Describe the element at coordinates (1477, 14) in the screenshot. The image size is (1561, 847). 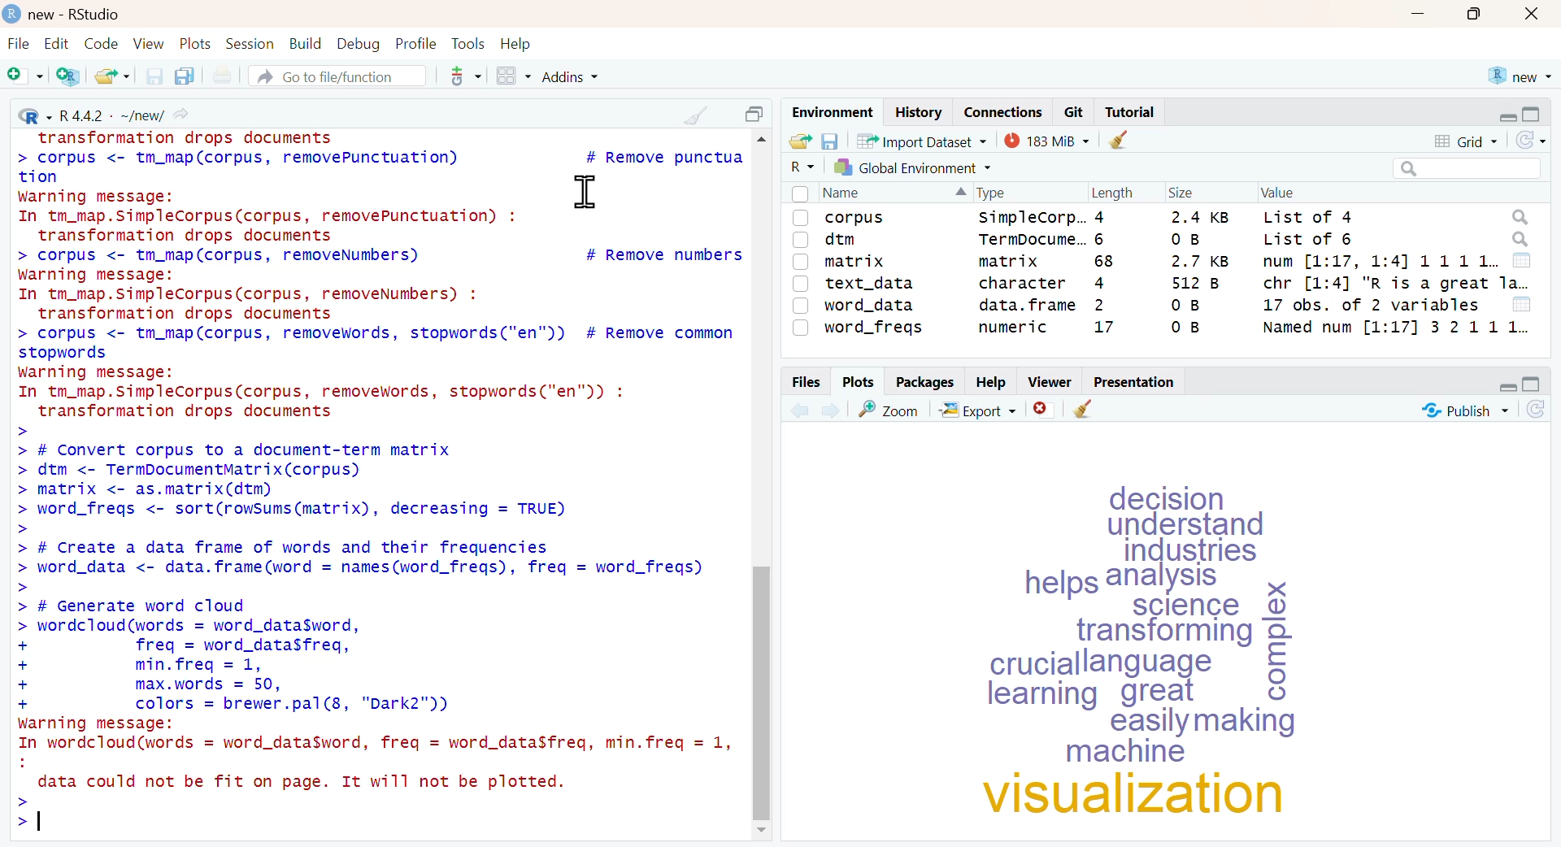
I see `maximize` at that location.